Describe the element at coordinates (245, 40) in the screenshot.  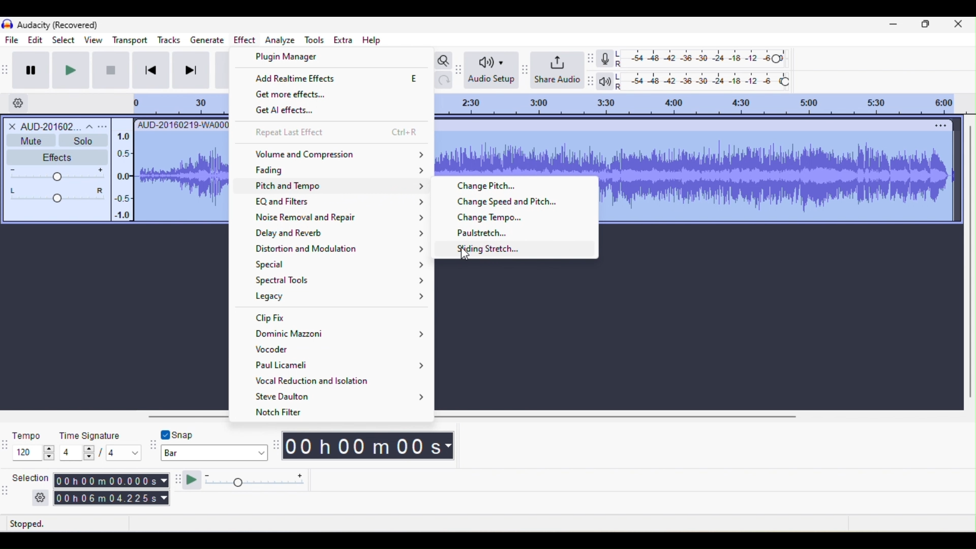
I see `effect` at that location.